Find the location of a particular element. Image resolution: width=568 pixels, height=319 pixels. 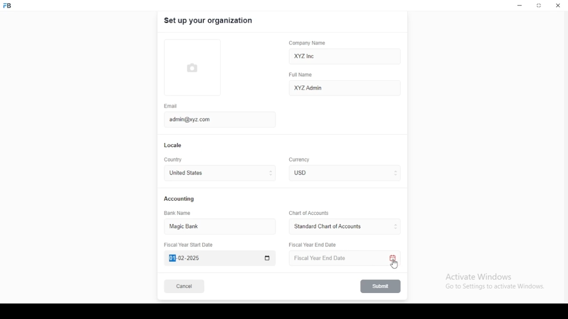

close window is located at coordinates (557, 5).